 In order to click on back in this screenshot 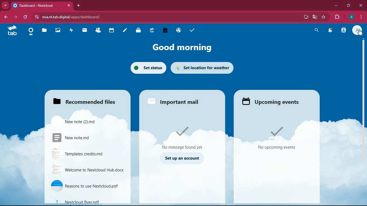, I will do `click(6, 17)`.